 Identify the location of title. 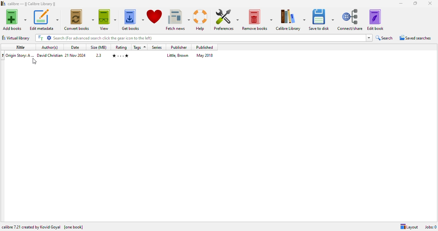
(20, 47).